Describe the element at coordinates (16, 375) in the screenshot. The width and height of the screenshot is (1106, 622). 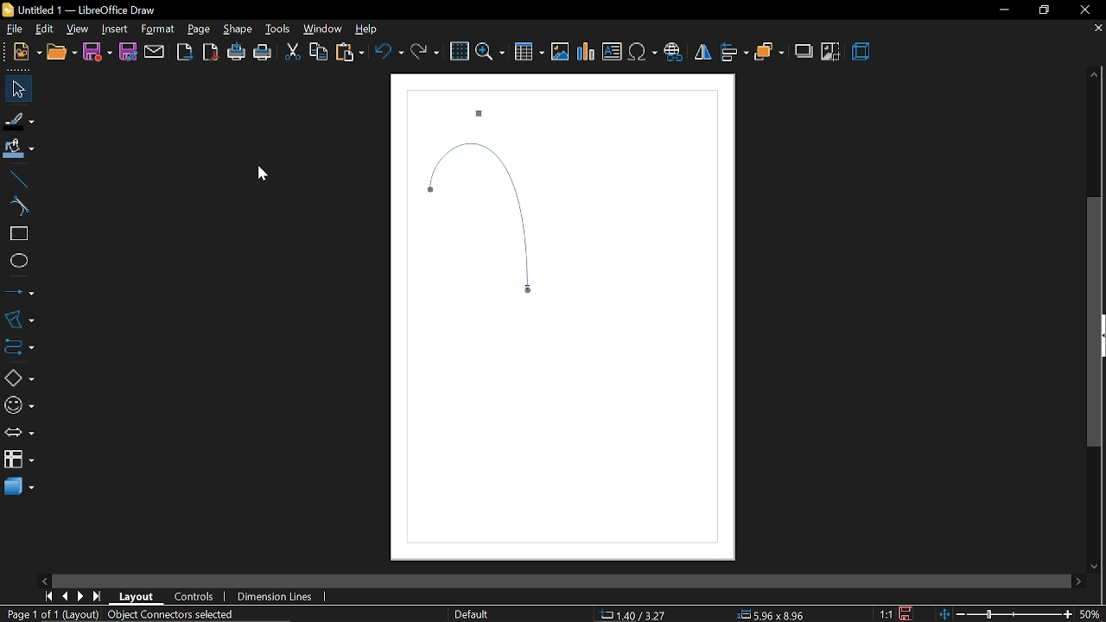
I see `basic shapes` at that location.